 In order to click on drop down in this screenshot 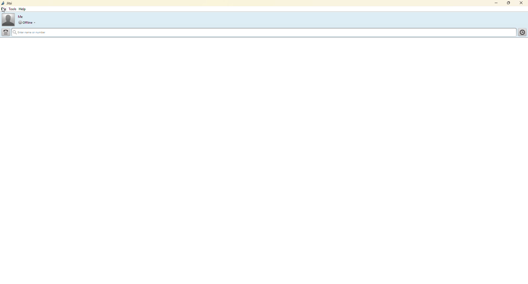, I will do `click(35, 23)`.